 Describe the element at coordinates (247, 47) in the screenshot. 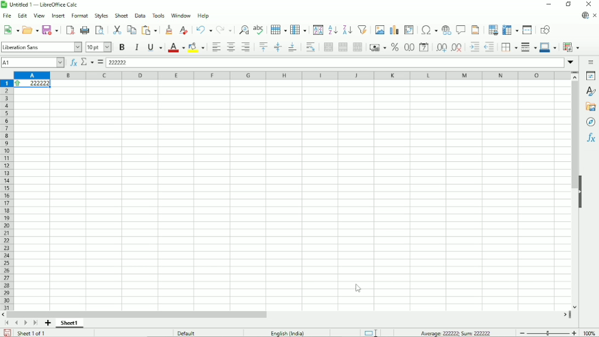

I see `Align right` at that location.